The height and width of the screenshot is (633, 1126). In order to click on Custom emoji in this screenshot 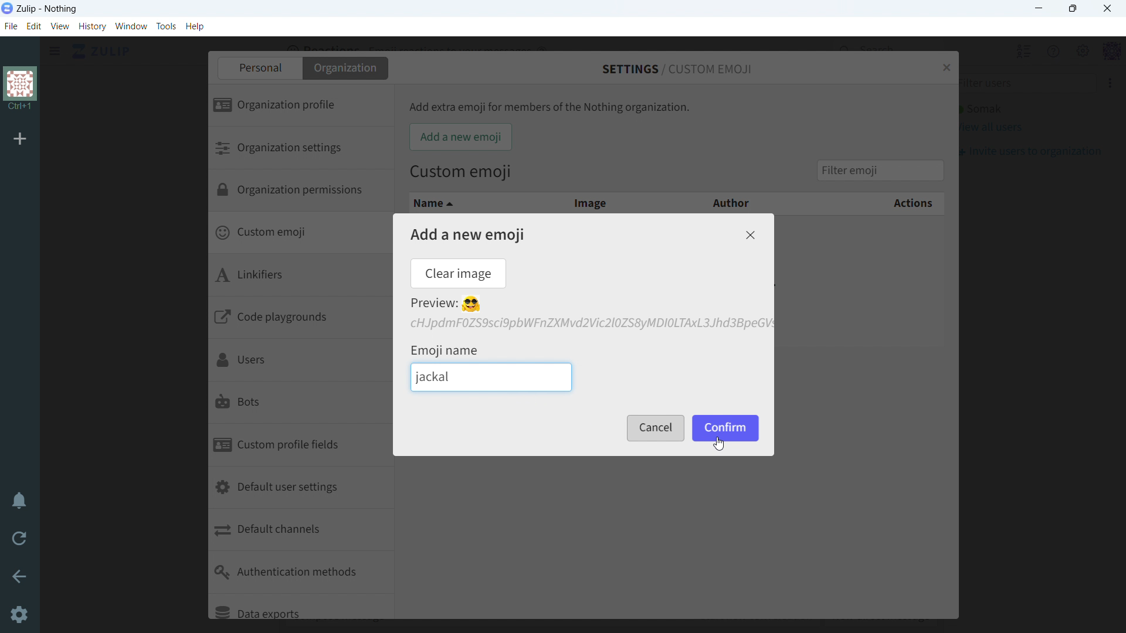, I will do `click(461, 173)`.